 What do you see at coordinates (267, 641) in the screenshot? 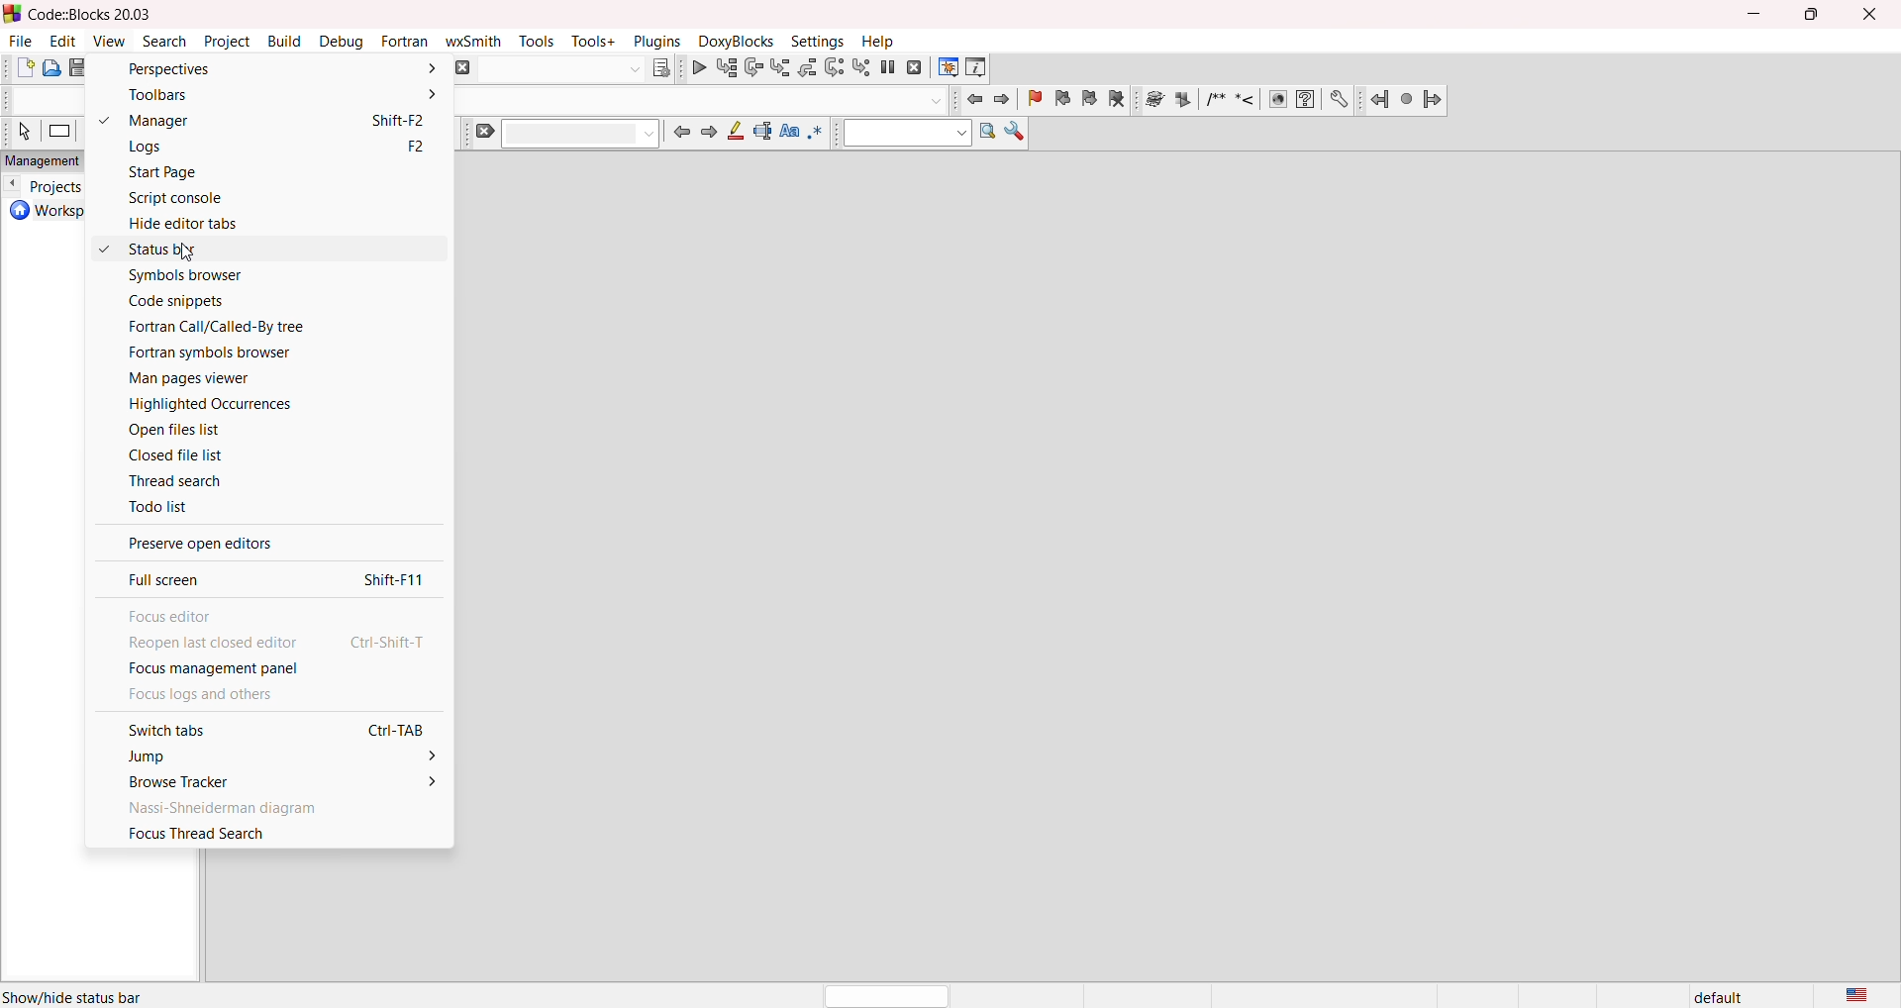
I see `reopen last closed editor` at bounding box center [267, 641].